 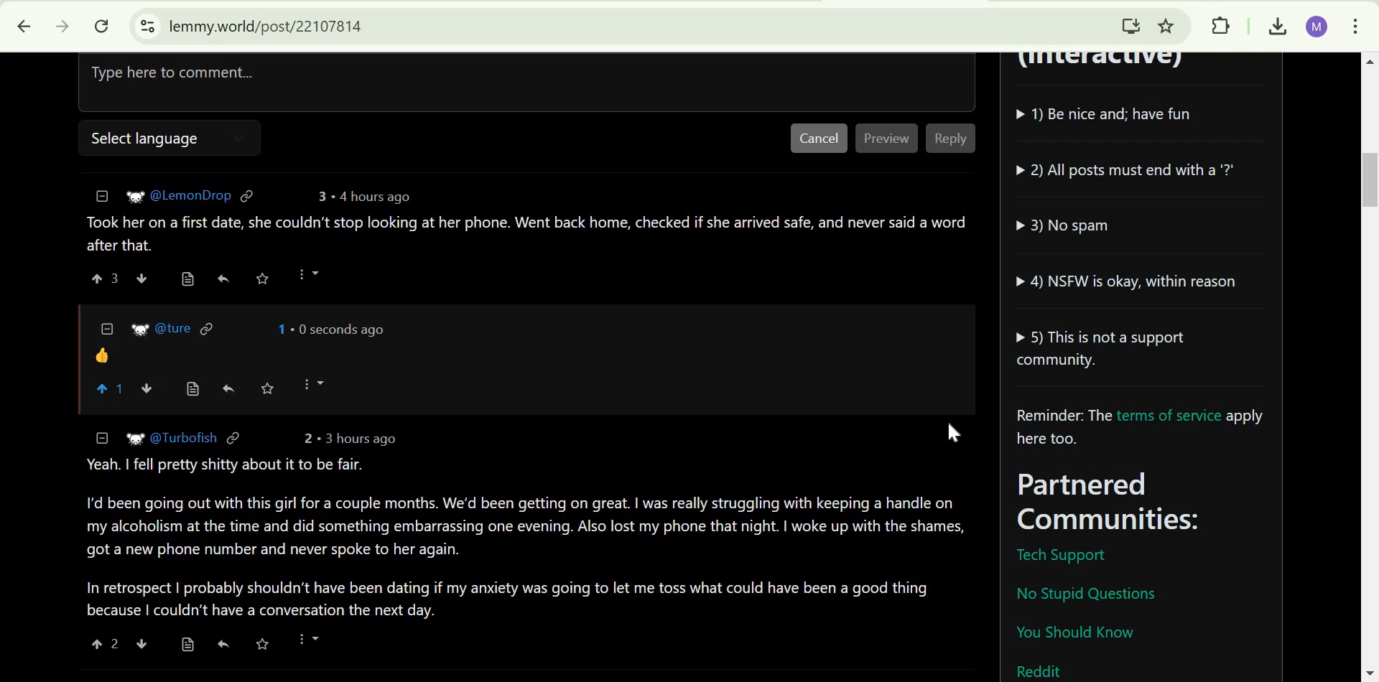 What do you see at coordinates (1368, 368) in the screenshot?
I see `scrollbar` at bounding box center [1368, 368].